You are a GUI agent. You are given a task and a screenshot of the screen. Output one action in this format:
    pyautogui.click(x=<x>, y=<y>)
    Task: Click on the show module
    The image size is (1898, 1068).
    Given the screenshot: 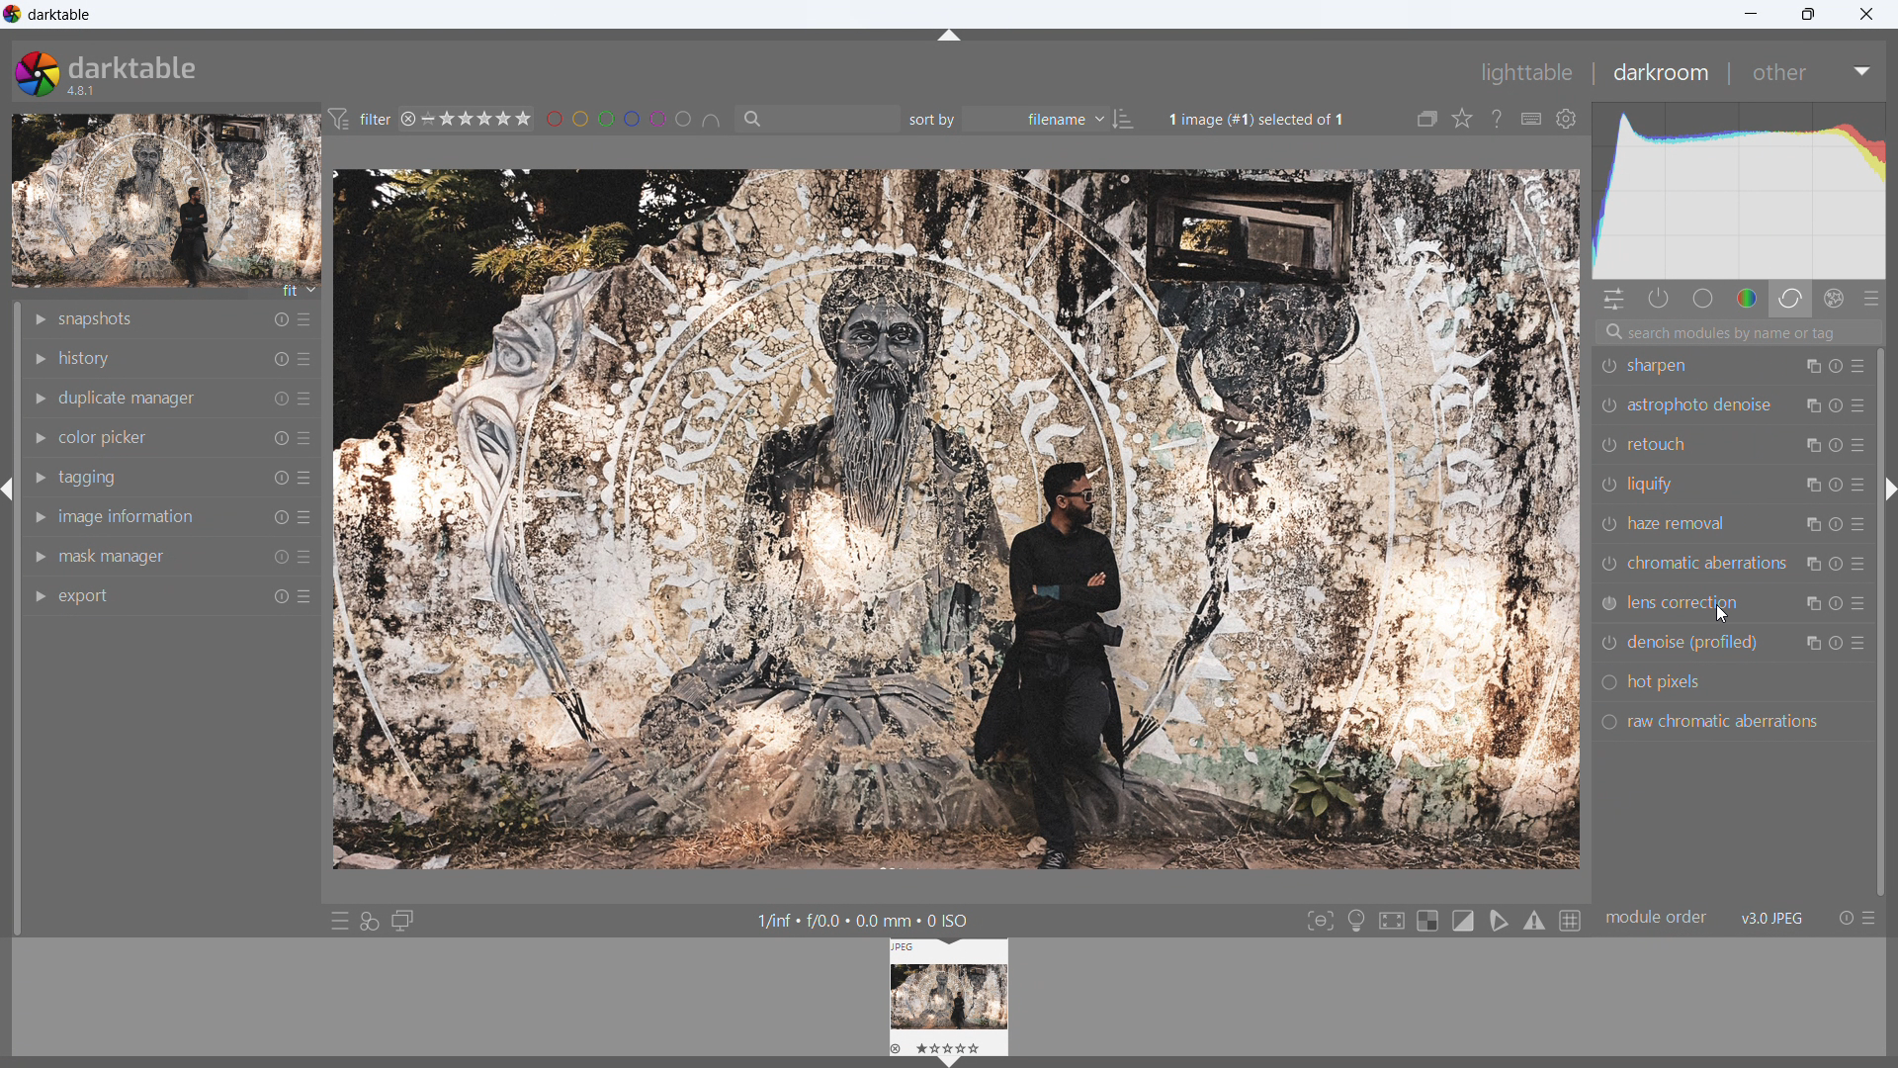 What is the action you would take?
    pyautogui.click(x=37, y=320)
    